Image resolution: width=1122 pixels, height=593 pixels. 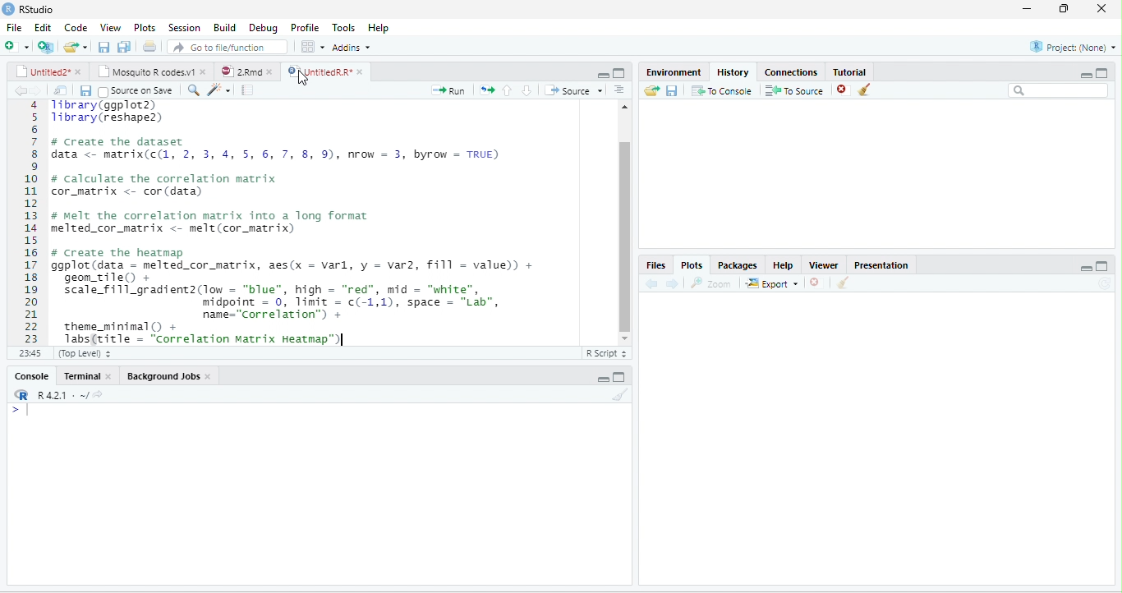 What do you see at coordinates (105, 46) in the screenshot?
I see `previous file saction` at bounding box center [105, 46].